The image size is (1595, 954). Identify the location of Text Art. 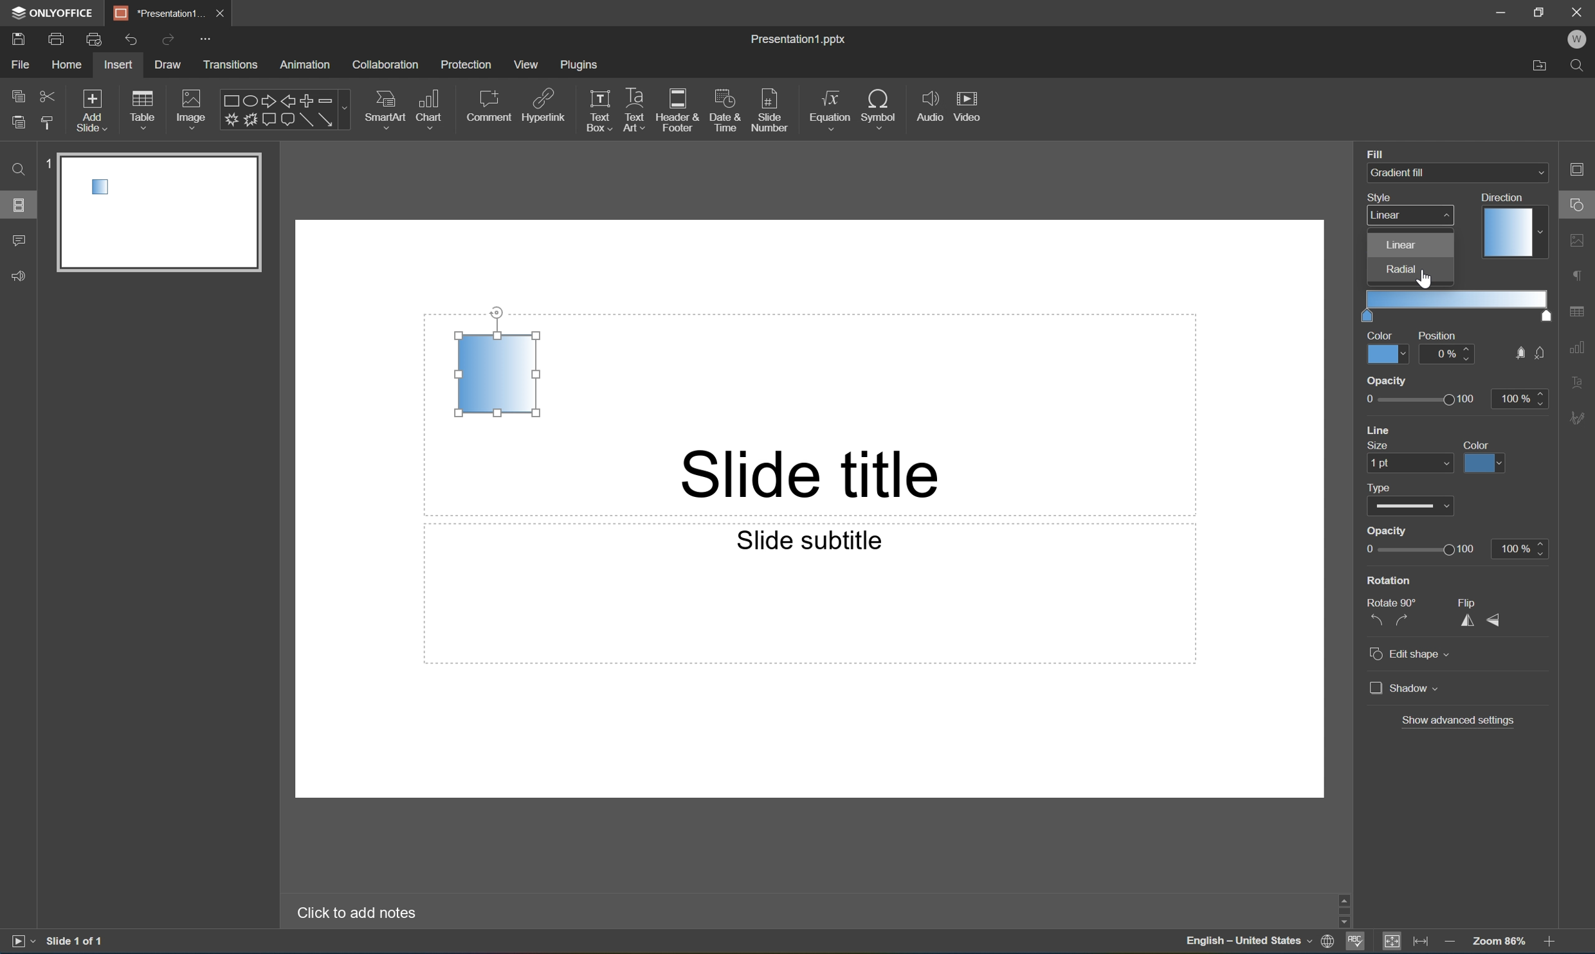
(635, 111).